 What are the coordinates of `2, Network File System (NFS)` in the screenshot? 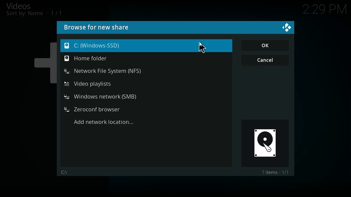 It's located at (103, 72).